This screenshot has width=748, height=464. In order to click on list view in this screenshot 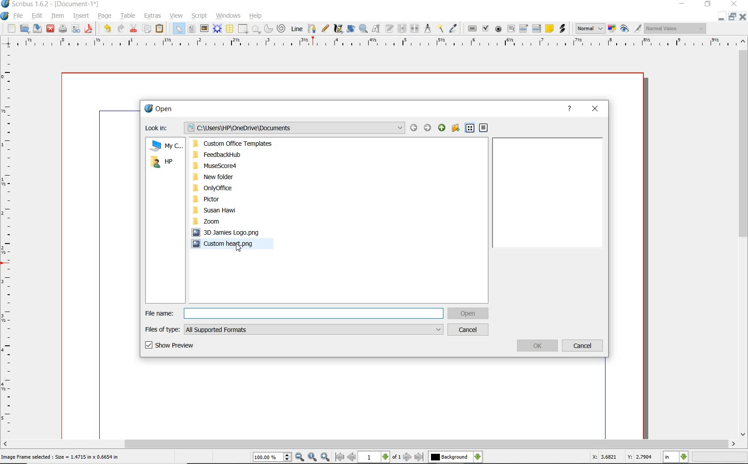, I will do `click(471, 129)`.